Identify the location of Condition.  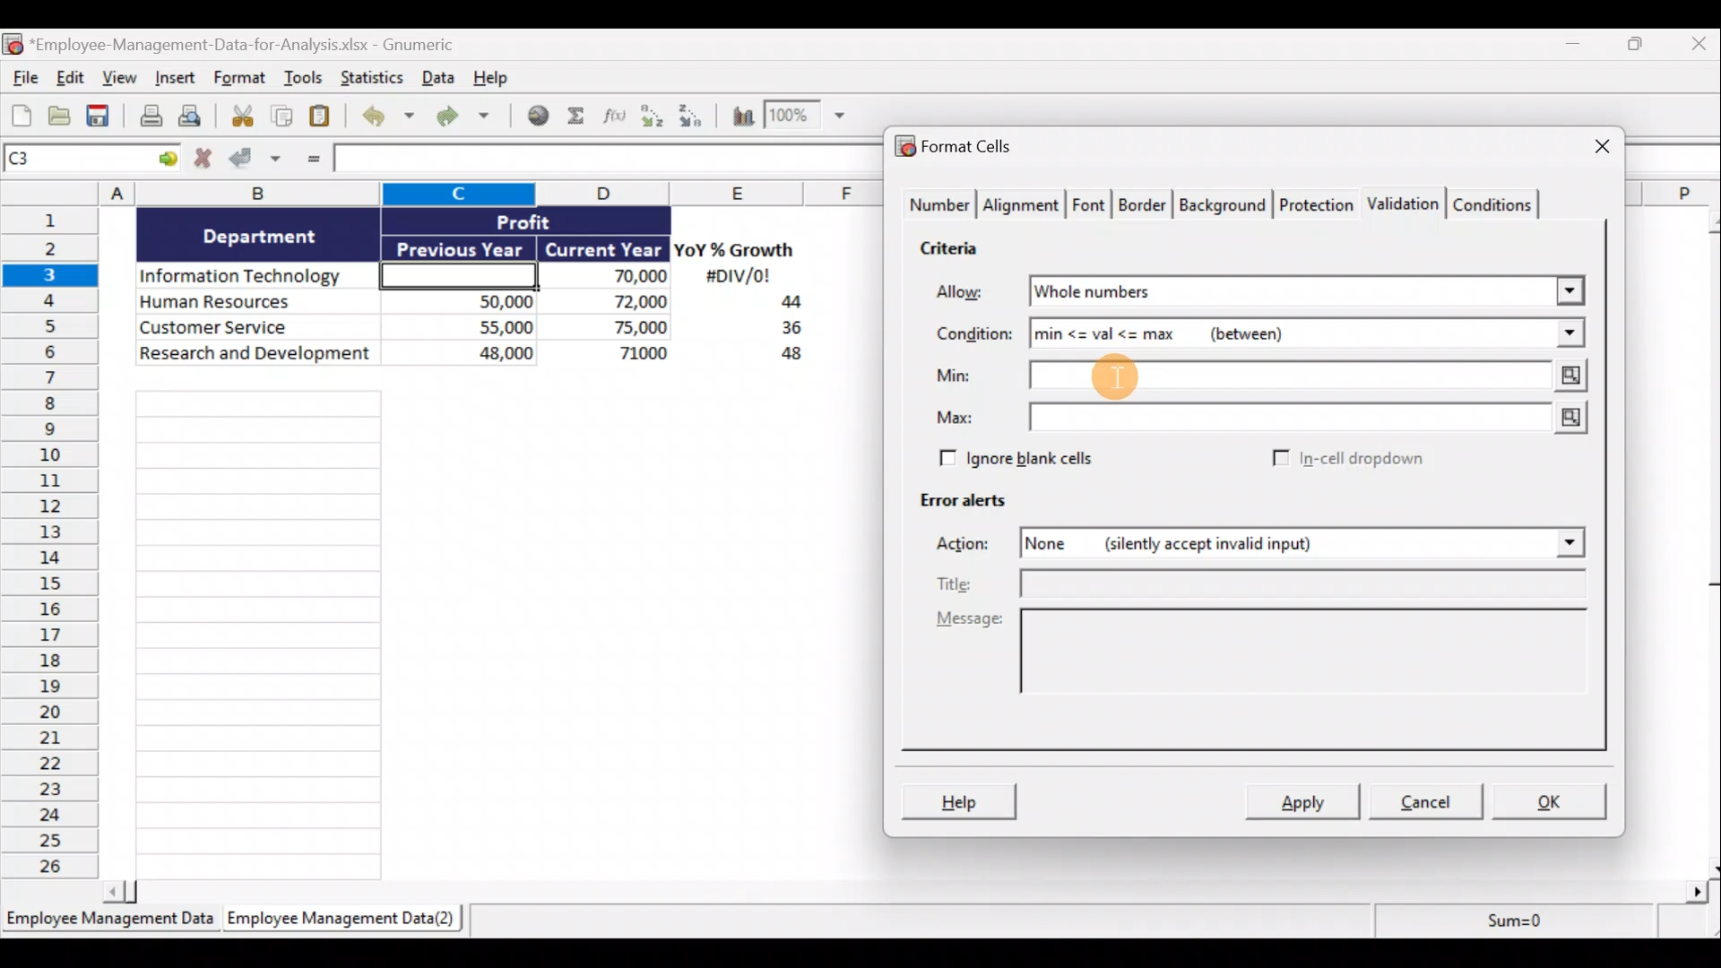
(976, 338).